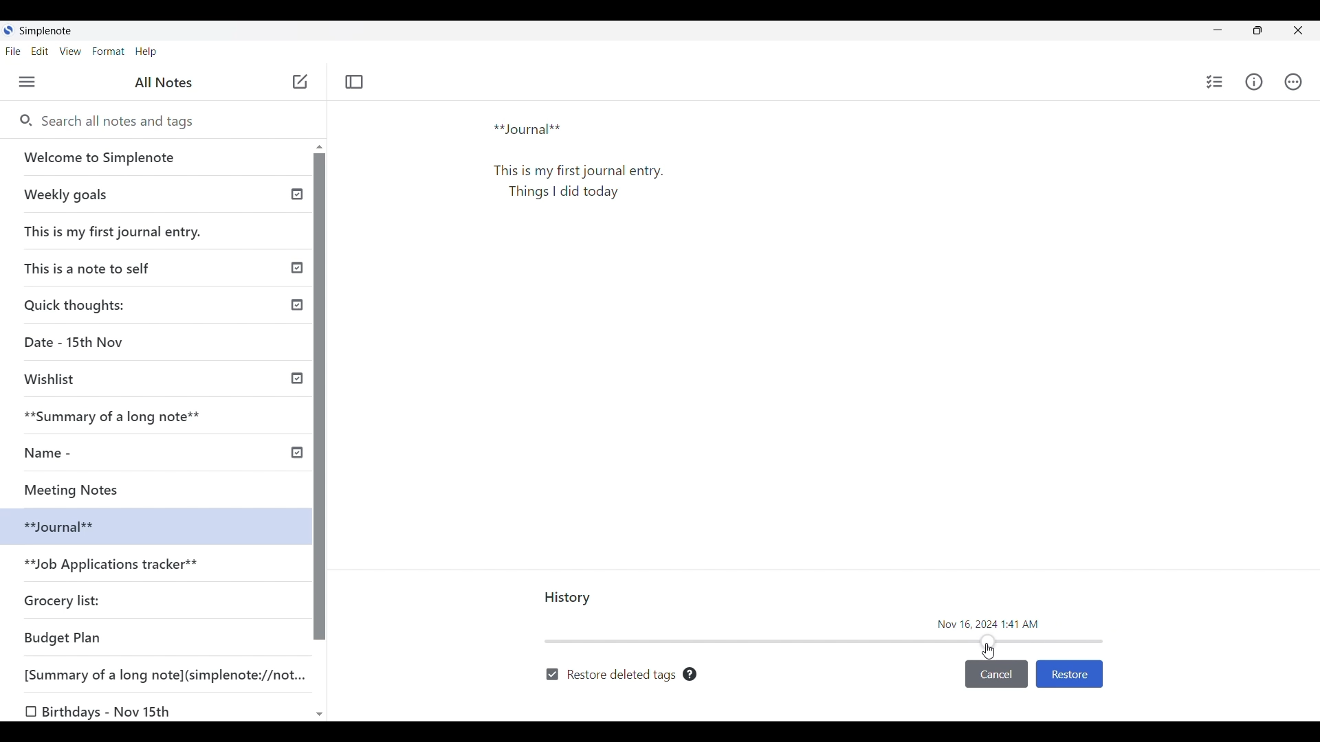 This screenshot has height=742, width=1320. What do you see at coordinates (300, 81) in the screenshot?
I see `Add new note` at bounding box center [300, 81].